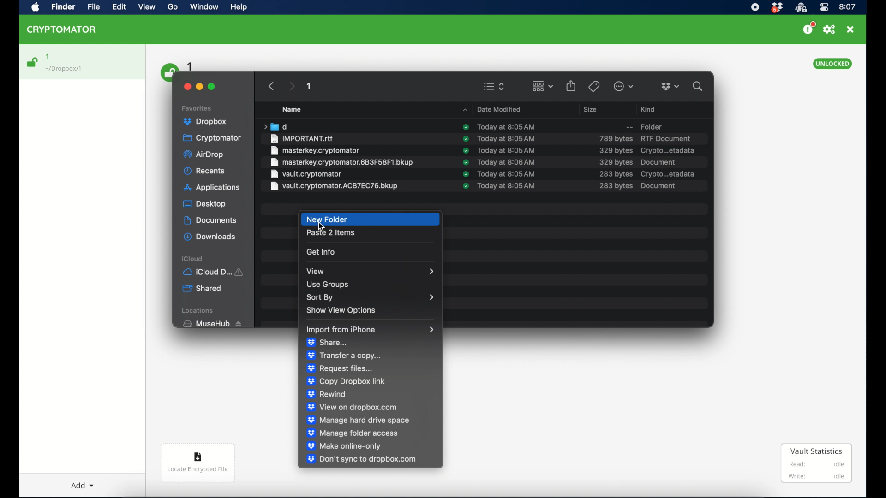 The height and width of the screenshot is (498, 886). What do you see at coordinates (198, 107) in the screenshot?
I see `favorites` at bounding box center [198, 107].